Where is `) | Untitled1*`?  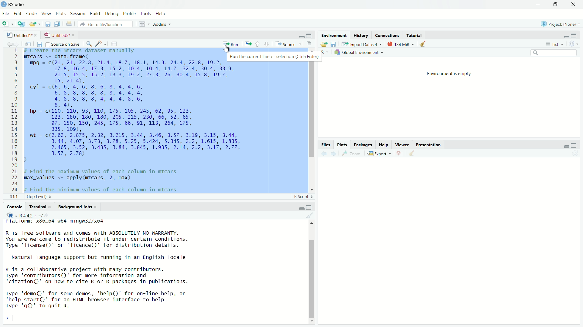
) | Untitled1* is located at coordinates (21, 34).